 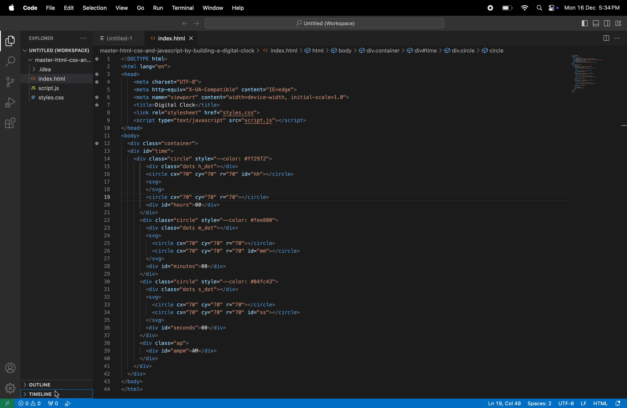 What do you see at coordinates (57, 51) in the screenshot?
I see `UNTITLED (workspace)` at bounding box center [57, 51].